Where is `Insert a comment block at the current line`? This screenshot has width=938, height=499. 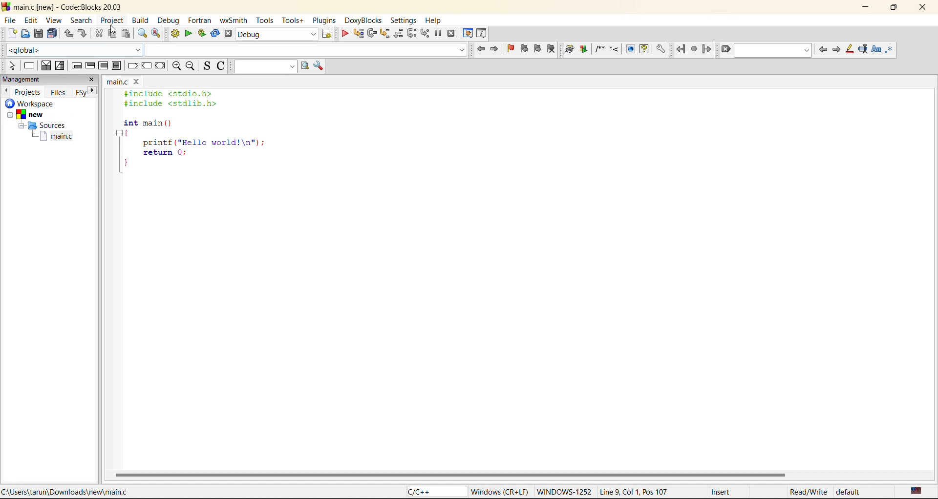
Insert a comment block at the current line is located at coordinates (599, 49).